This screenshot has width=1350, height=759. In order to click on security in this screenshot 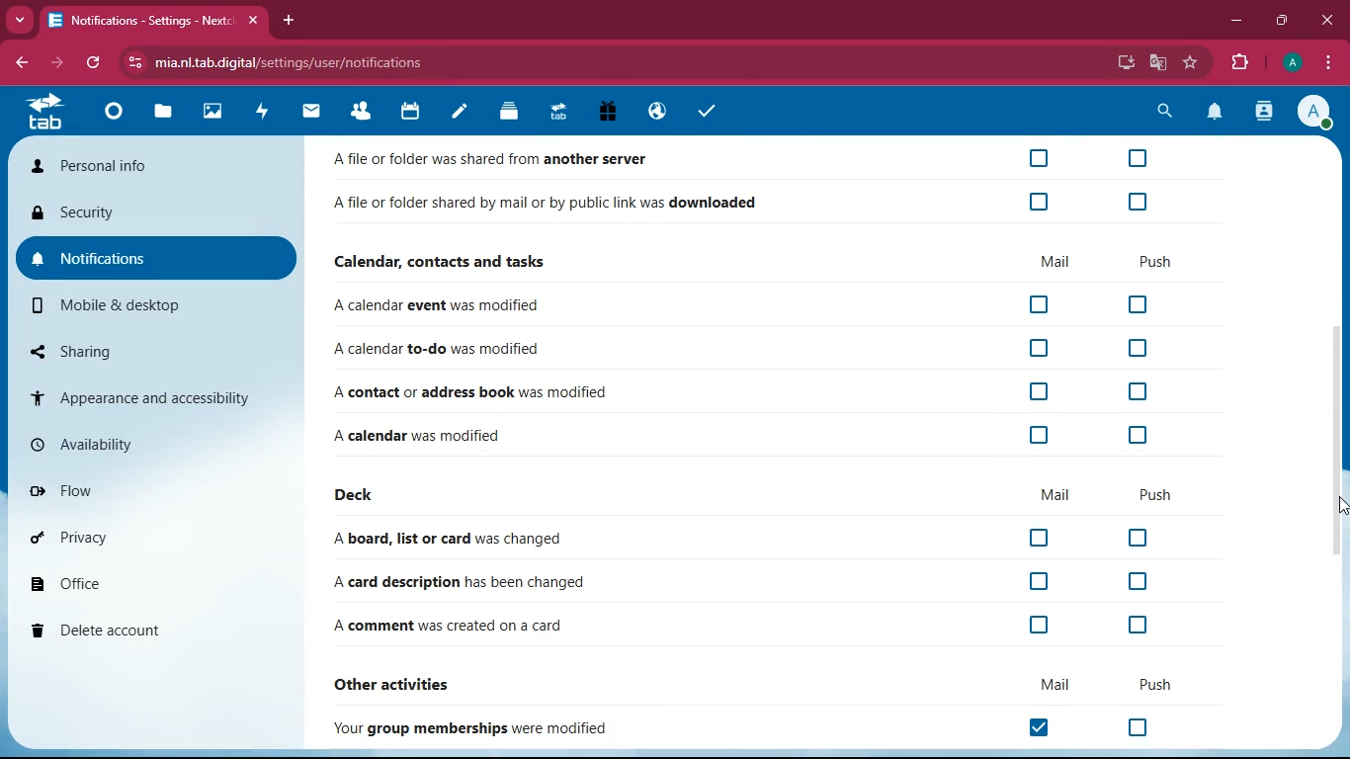, I will do `click(158, 216)`.